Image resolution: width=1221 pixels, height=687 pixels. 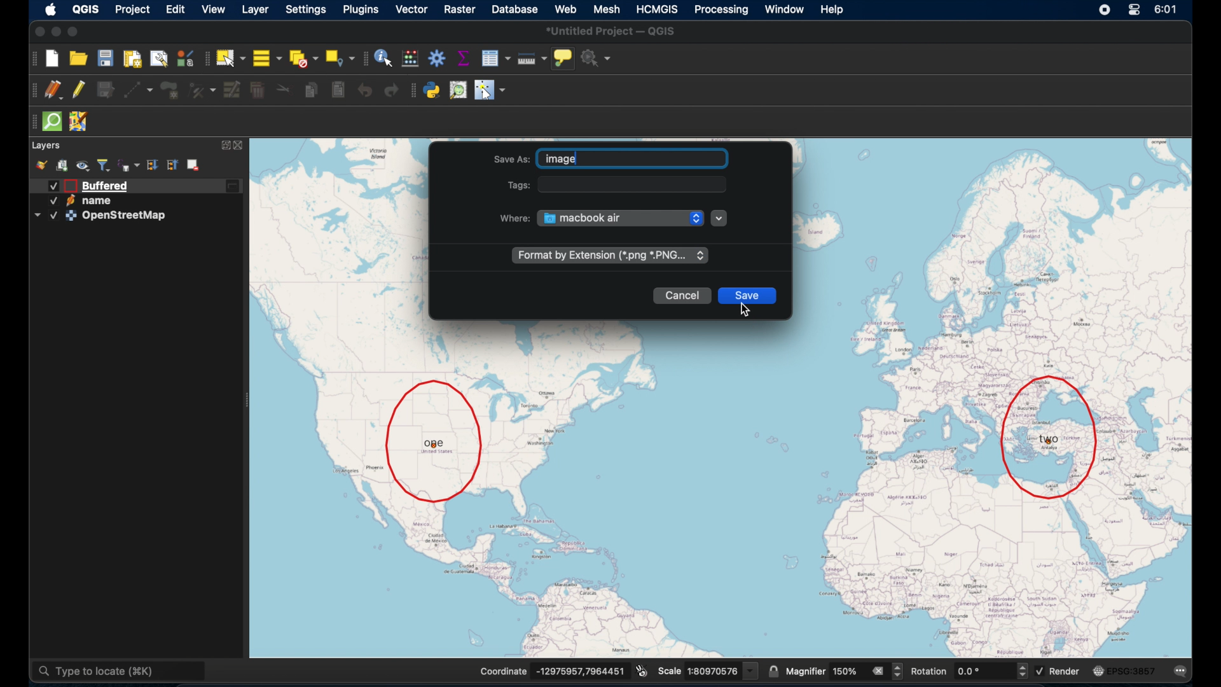 What do you see at coordinates (1051, 436) in the screenshot?
I see `location two` at bounding box center [1051, 436].